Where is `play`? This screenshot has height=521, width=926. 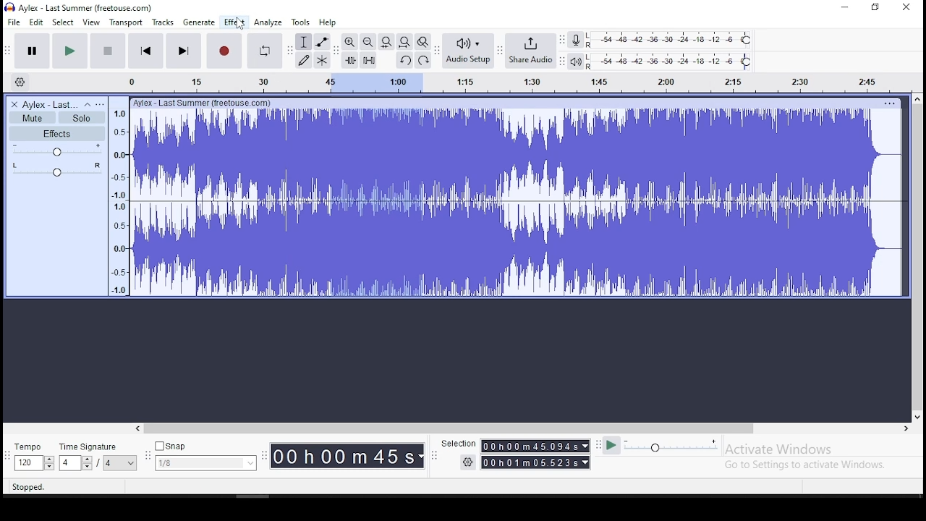
play is located at coordinates (70, 50).